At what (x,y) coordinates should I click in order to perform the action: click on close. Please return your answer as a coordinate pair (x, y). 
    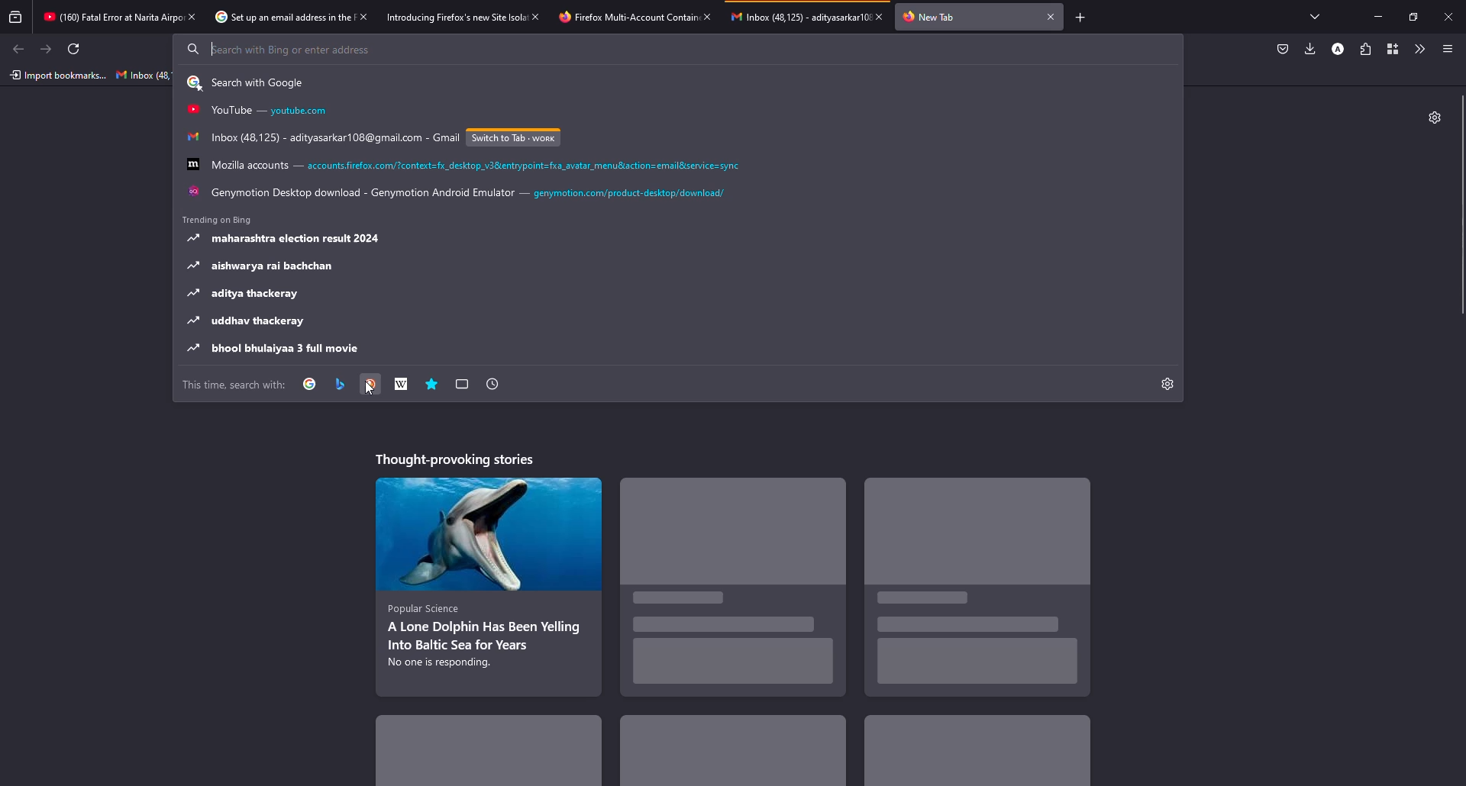
    Looking at the image, I should click on (535, 16).